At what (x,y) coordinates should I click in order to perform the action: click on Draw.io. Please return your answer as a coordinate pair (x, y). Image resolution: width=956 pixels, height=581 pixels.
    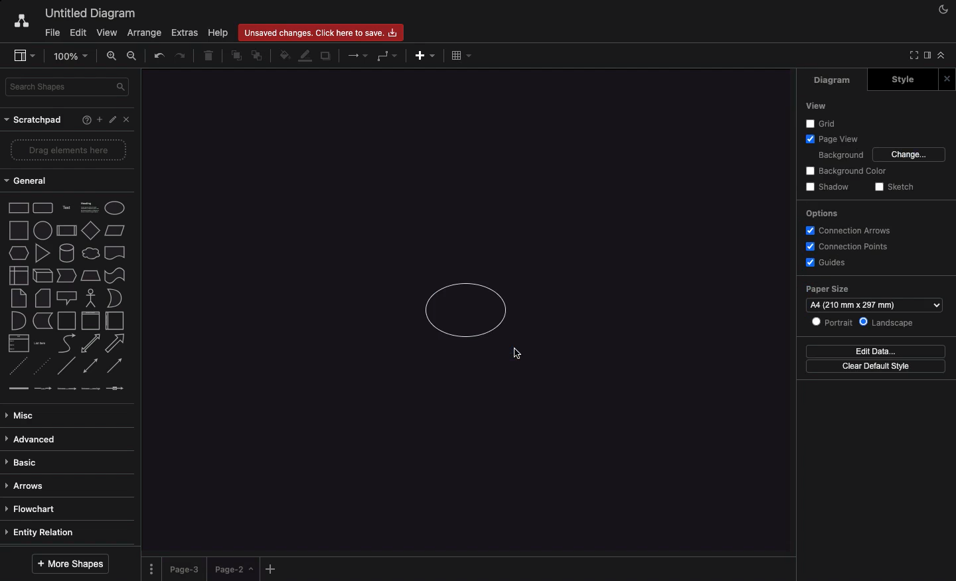
    Looking at the image, I should click on (15, 23).